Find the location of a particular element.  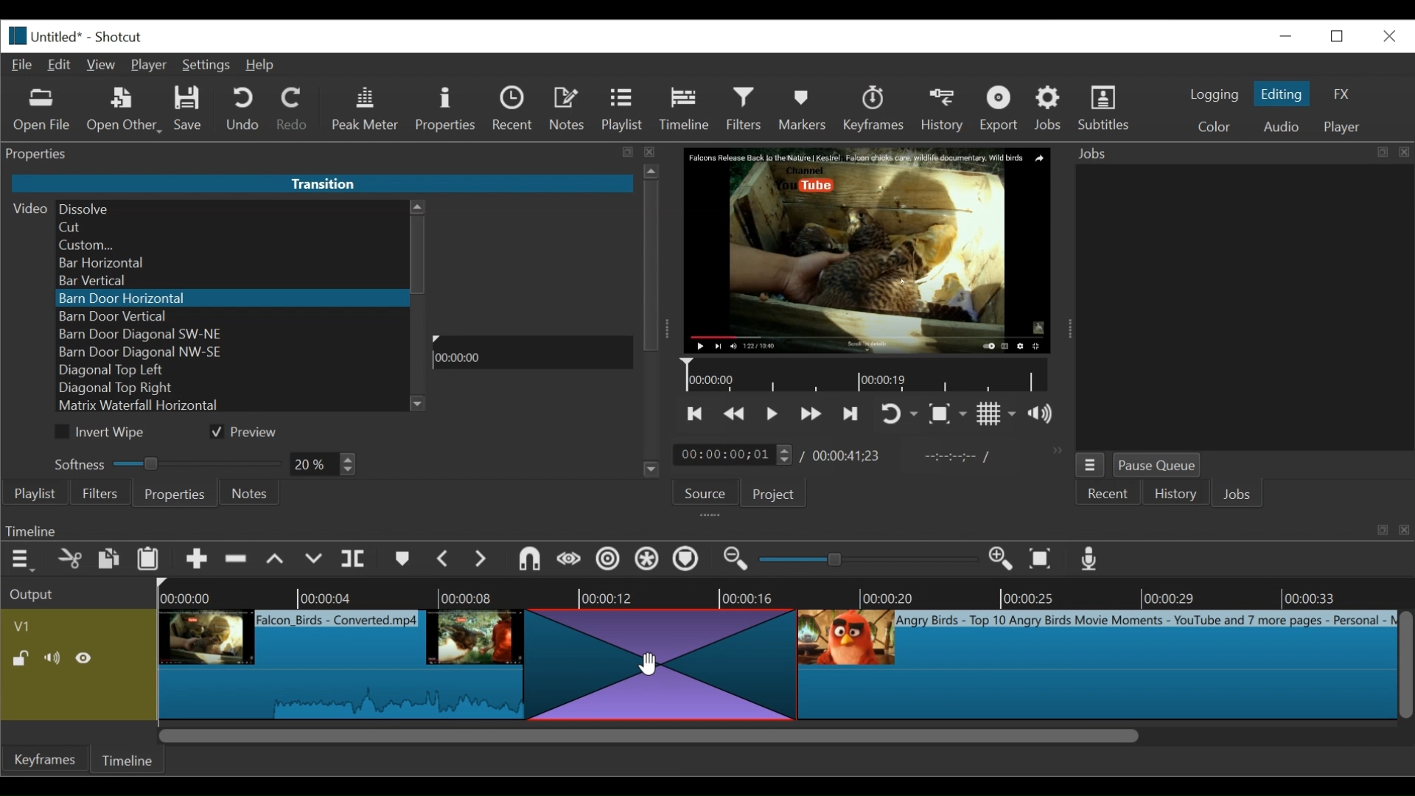

Paste is located at coordinates (150, 560).